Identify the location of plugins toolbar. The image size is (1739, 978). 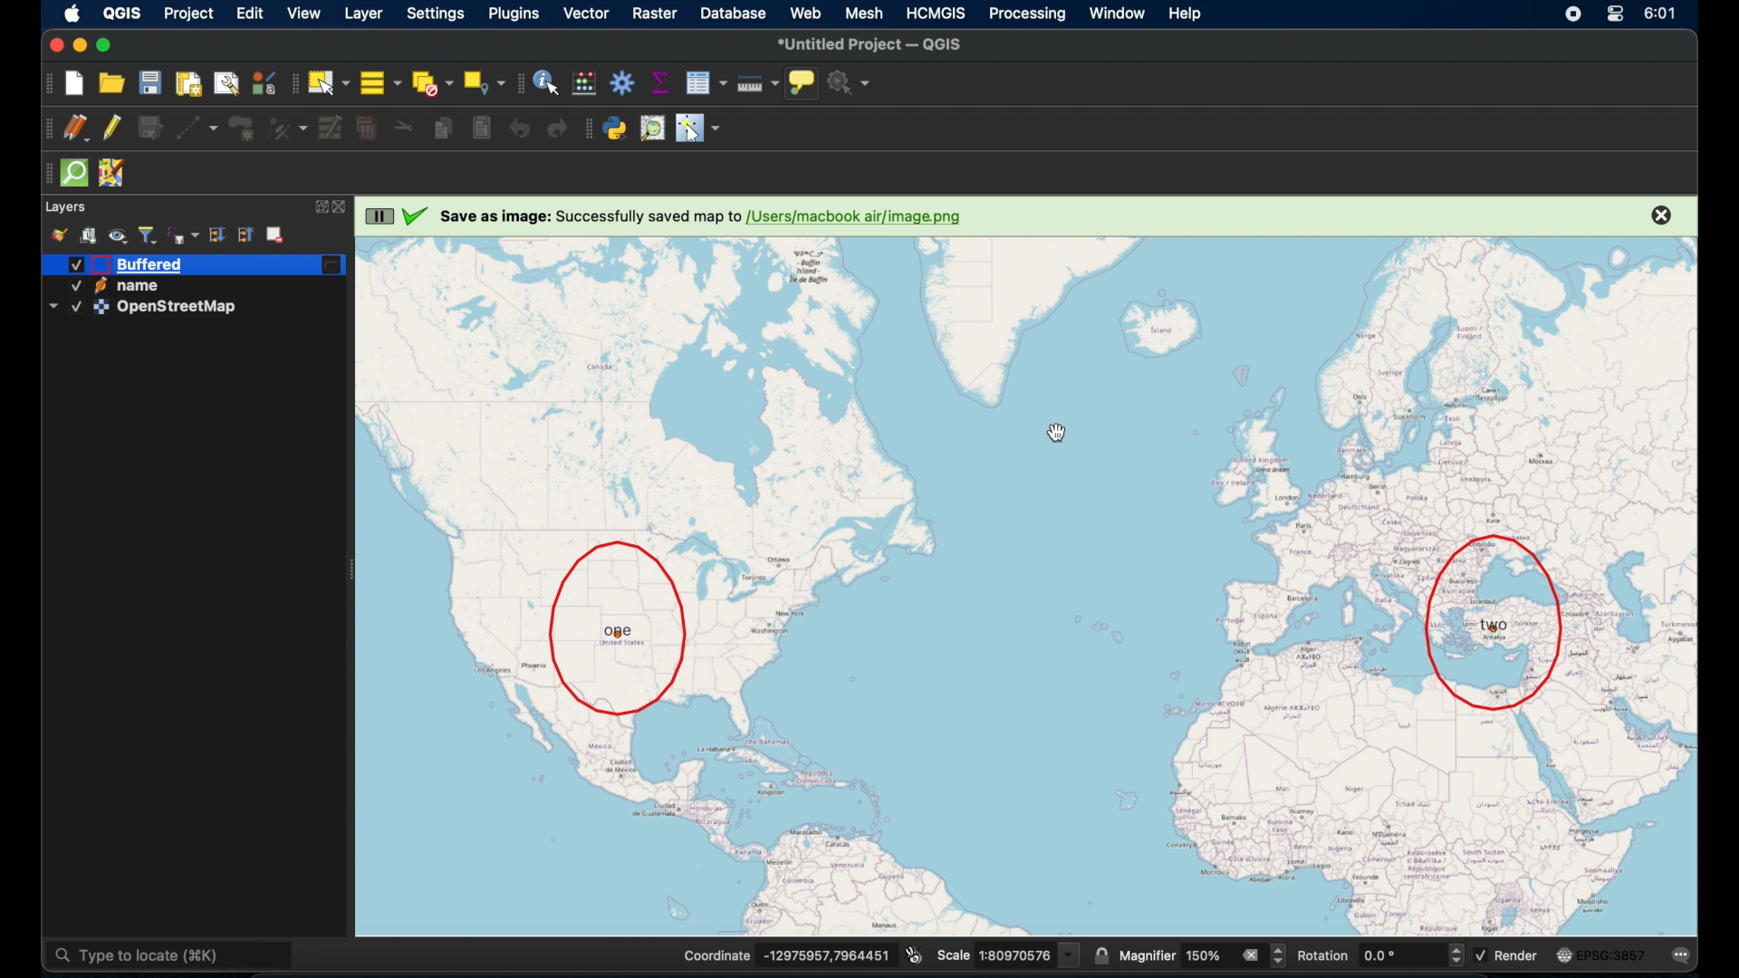
(586, 129).